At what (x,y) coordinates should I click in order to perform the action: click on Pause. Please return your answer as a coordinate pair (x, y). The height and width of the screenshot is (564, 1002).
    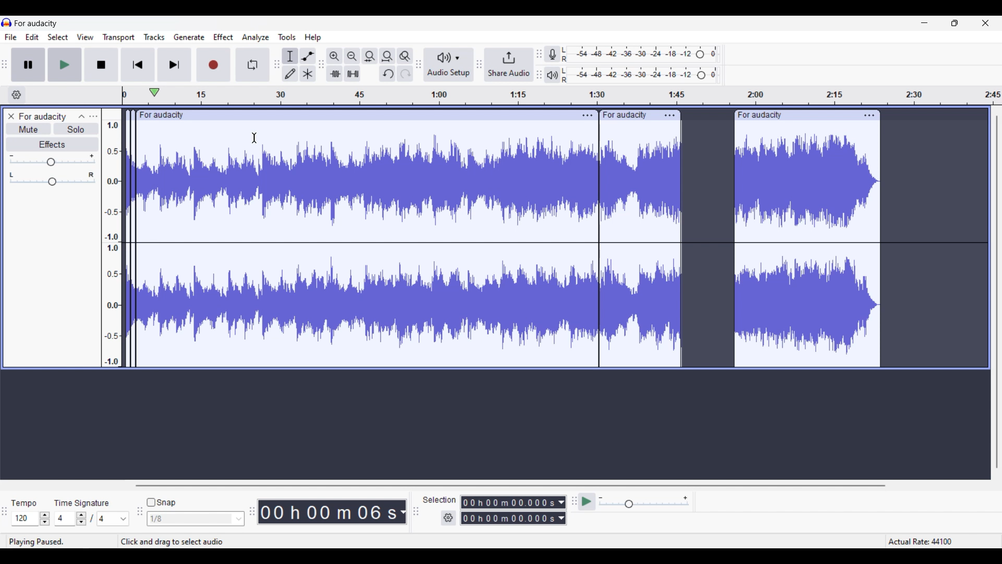
    Looking at the image, I should click on (27, 64).